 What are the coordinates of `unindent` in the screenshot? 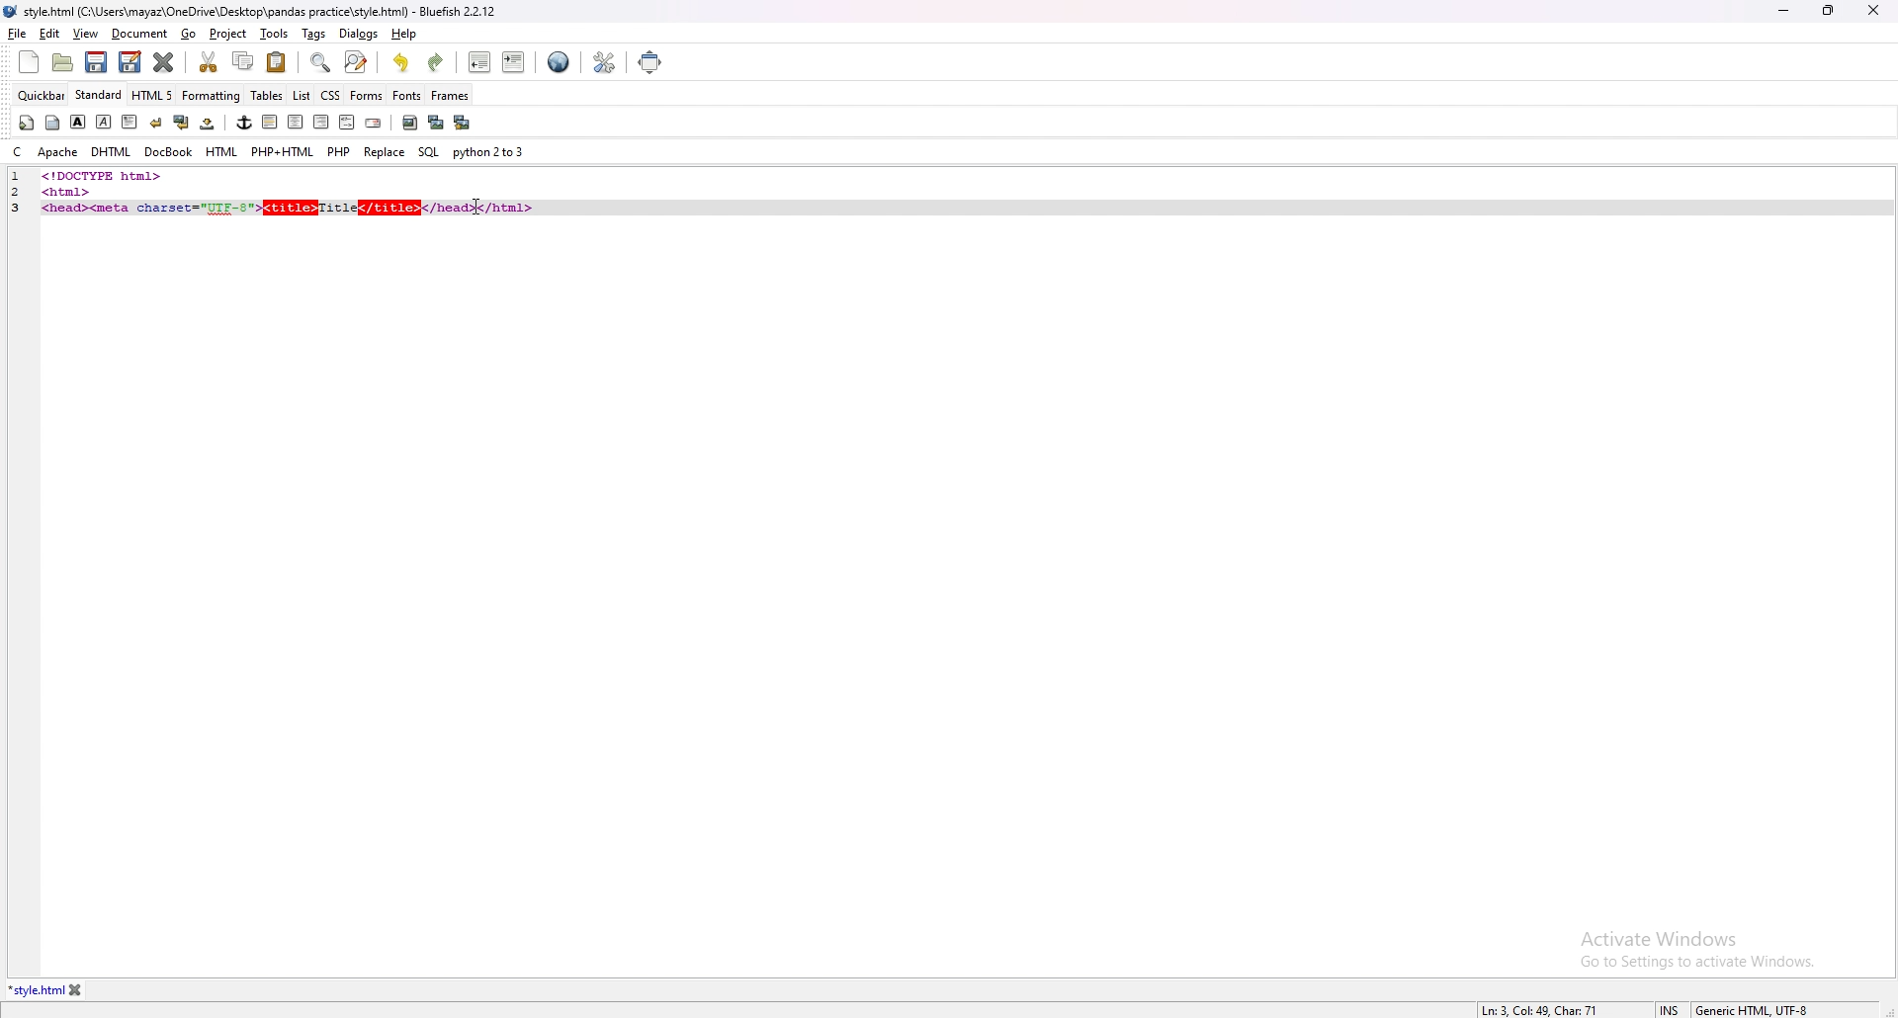 It's located at (480, 62).